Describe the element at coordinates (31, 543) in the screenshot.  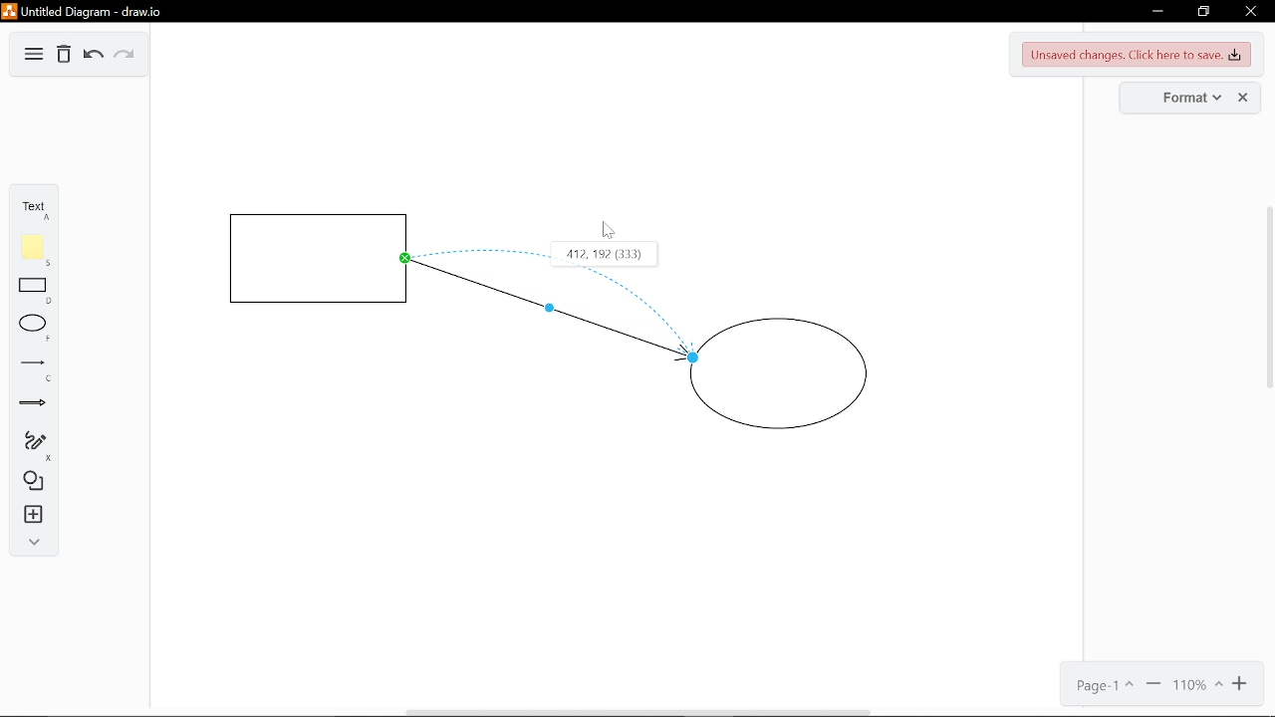
I see `Expand/Collase` at that location.